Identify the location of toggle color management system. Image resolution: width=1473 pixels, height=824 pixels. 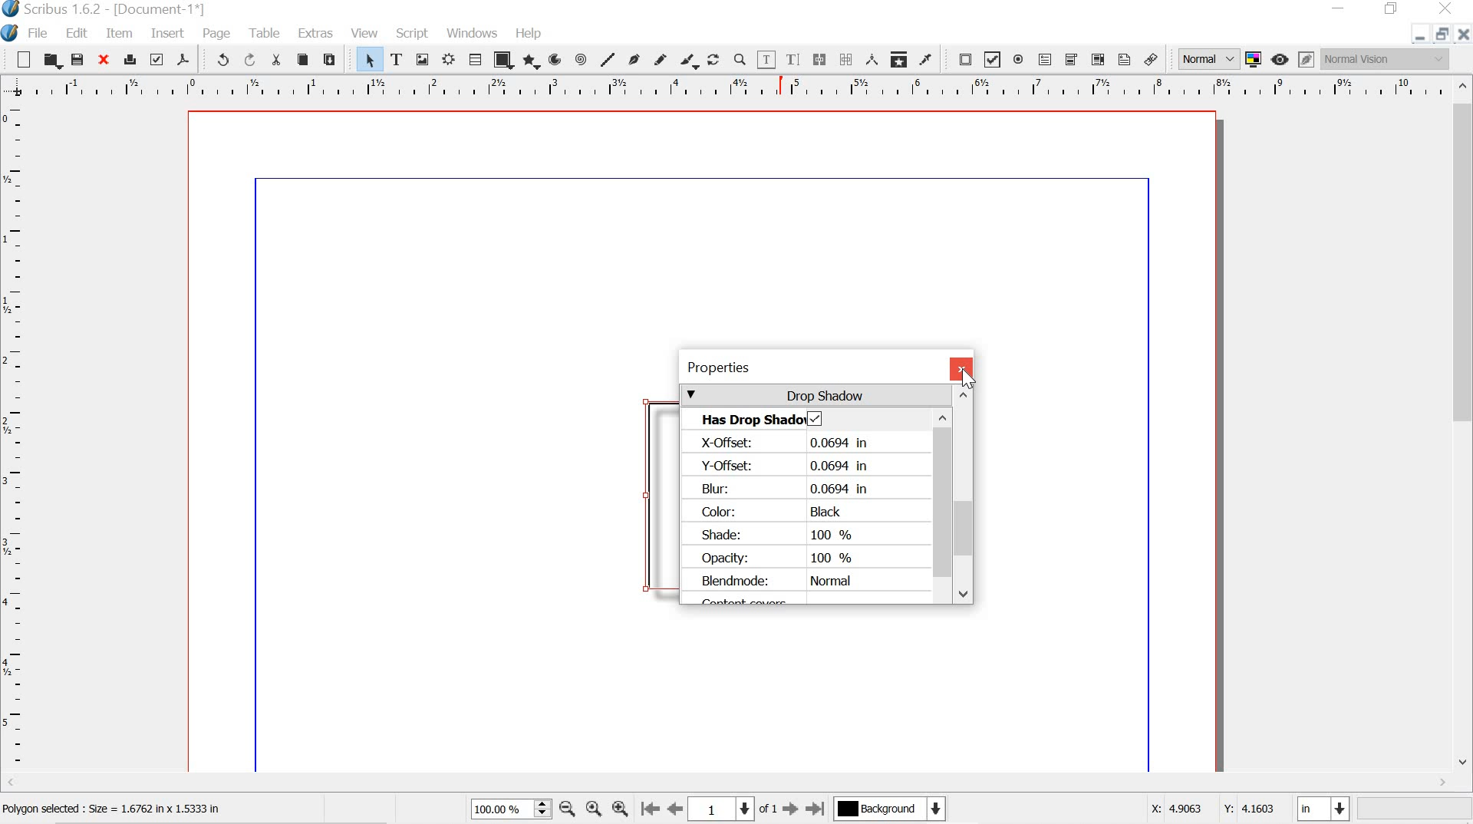
(1253, 58).